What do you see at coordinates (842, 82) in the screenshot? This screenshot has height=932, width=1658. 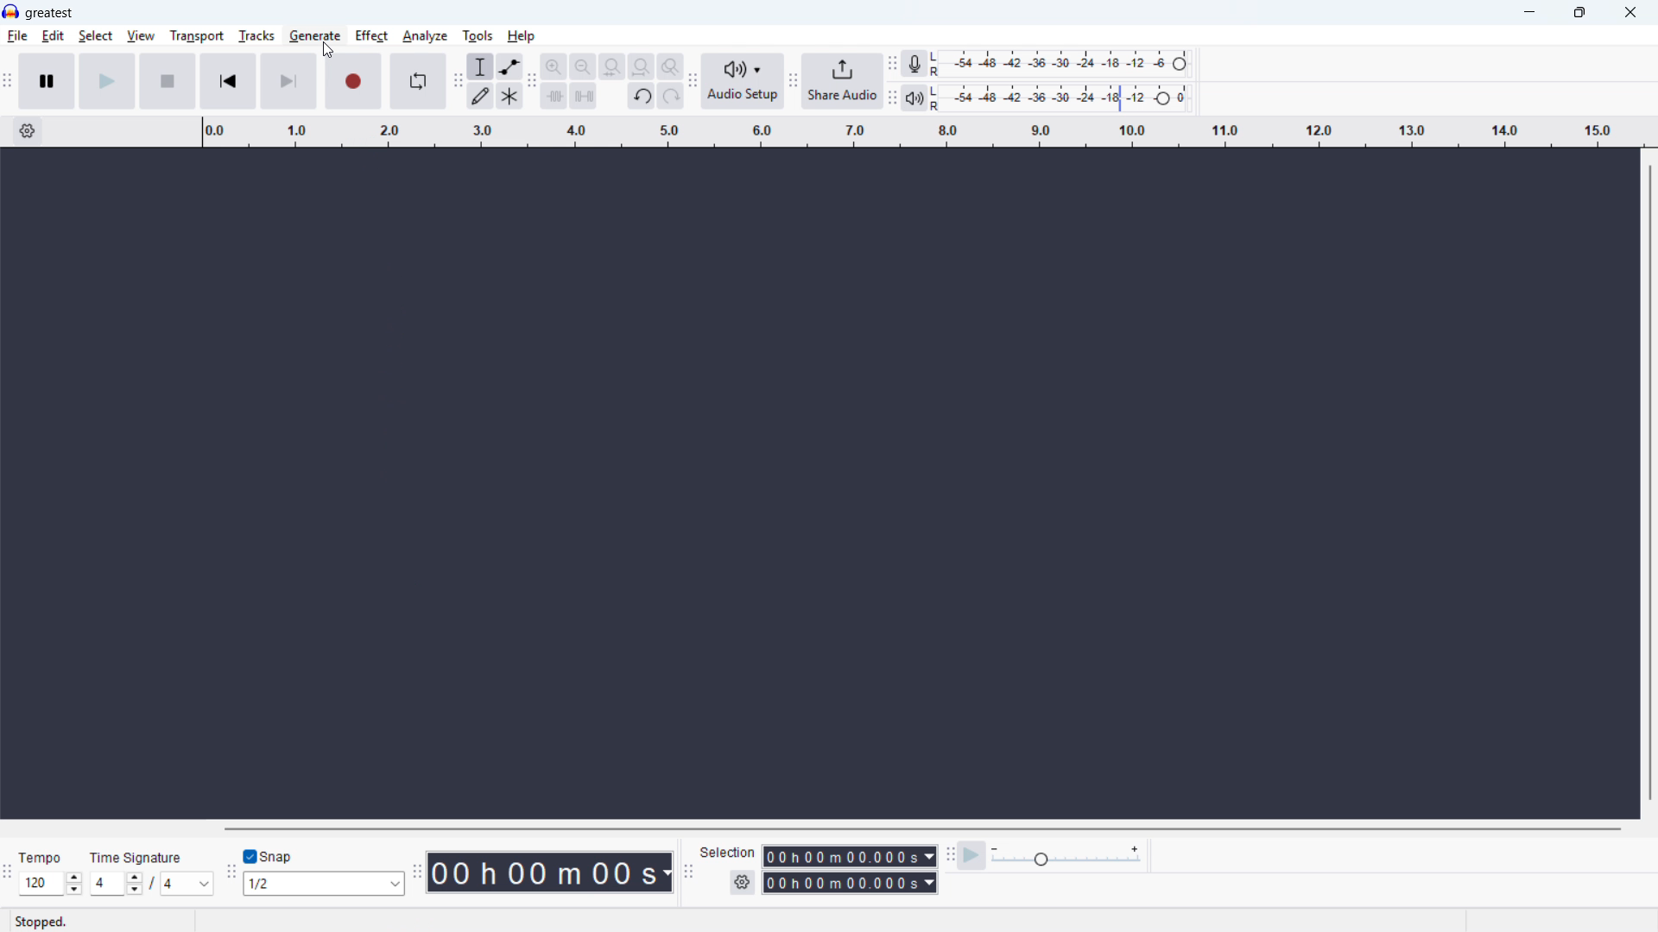 I see `share audio` at bounding box center [842, 82].